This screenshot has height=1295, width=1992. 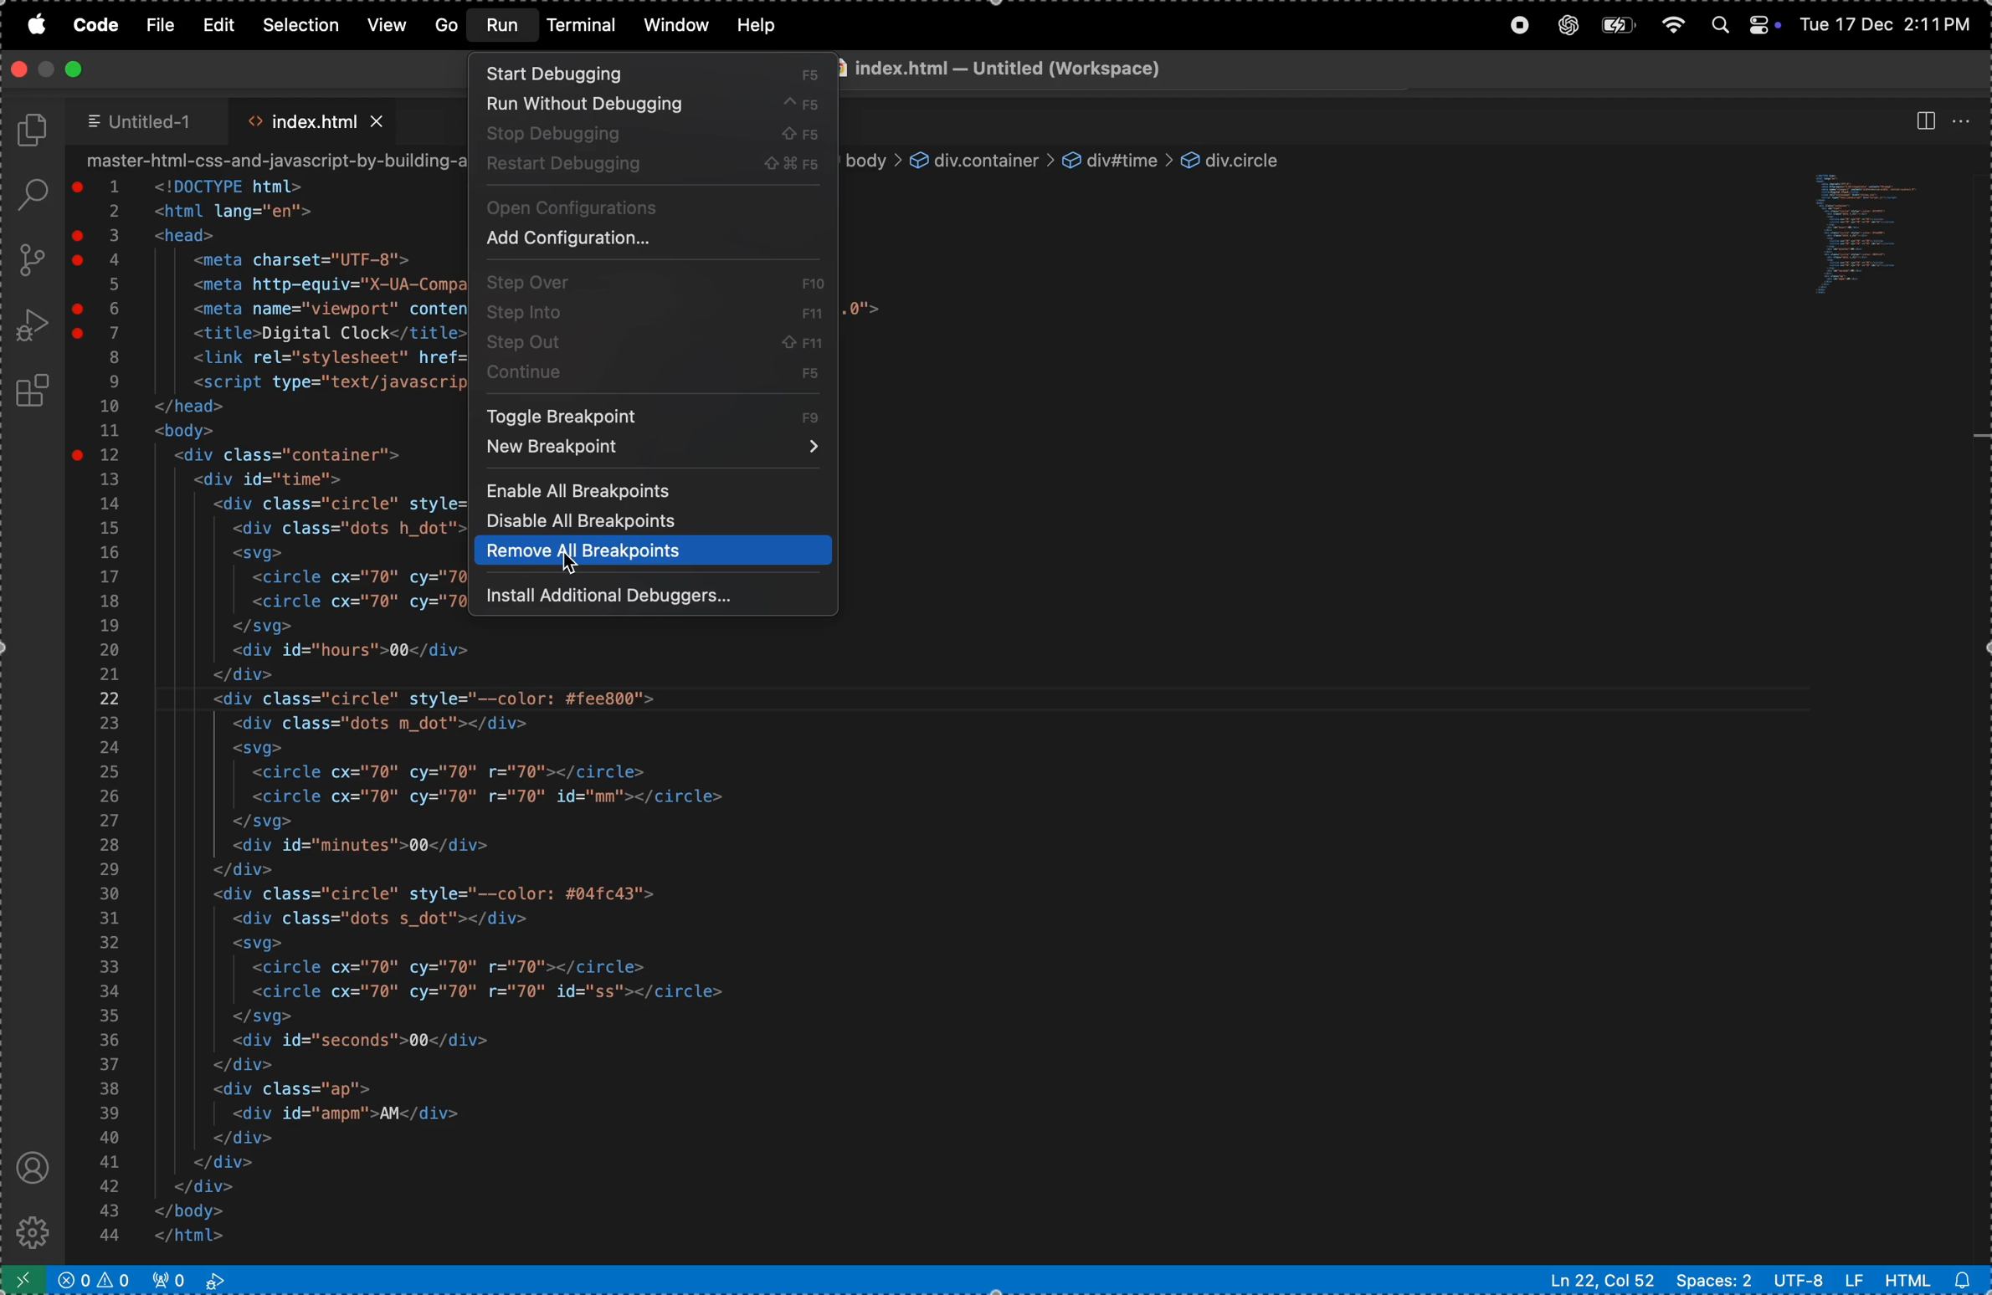 What do you see at coordinates (1517, 25) in the screenshot?
I see `record` at bounding box center [1517, 25].